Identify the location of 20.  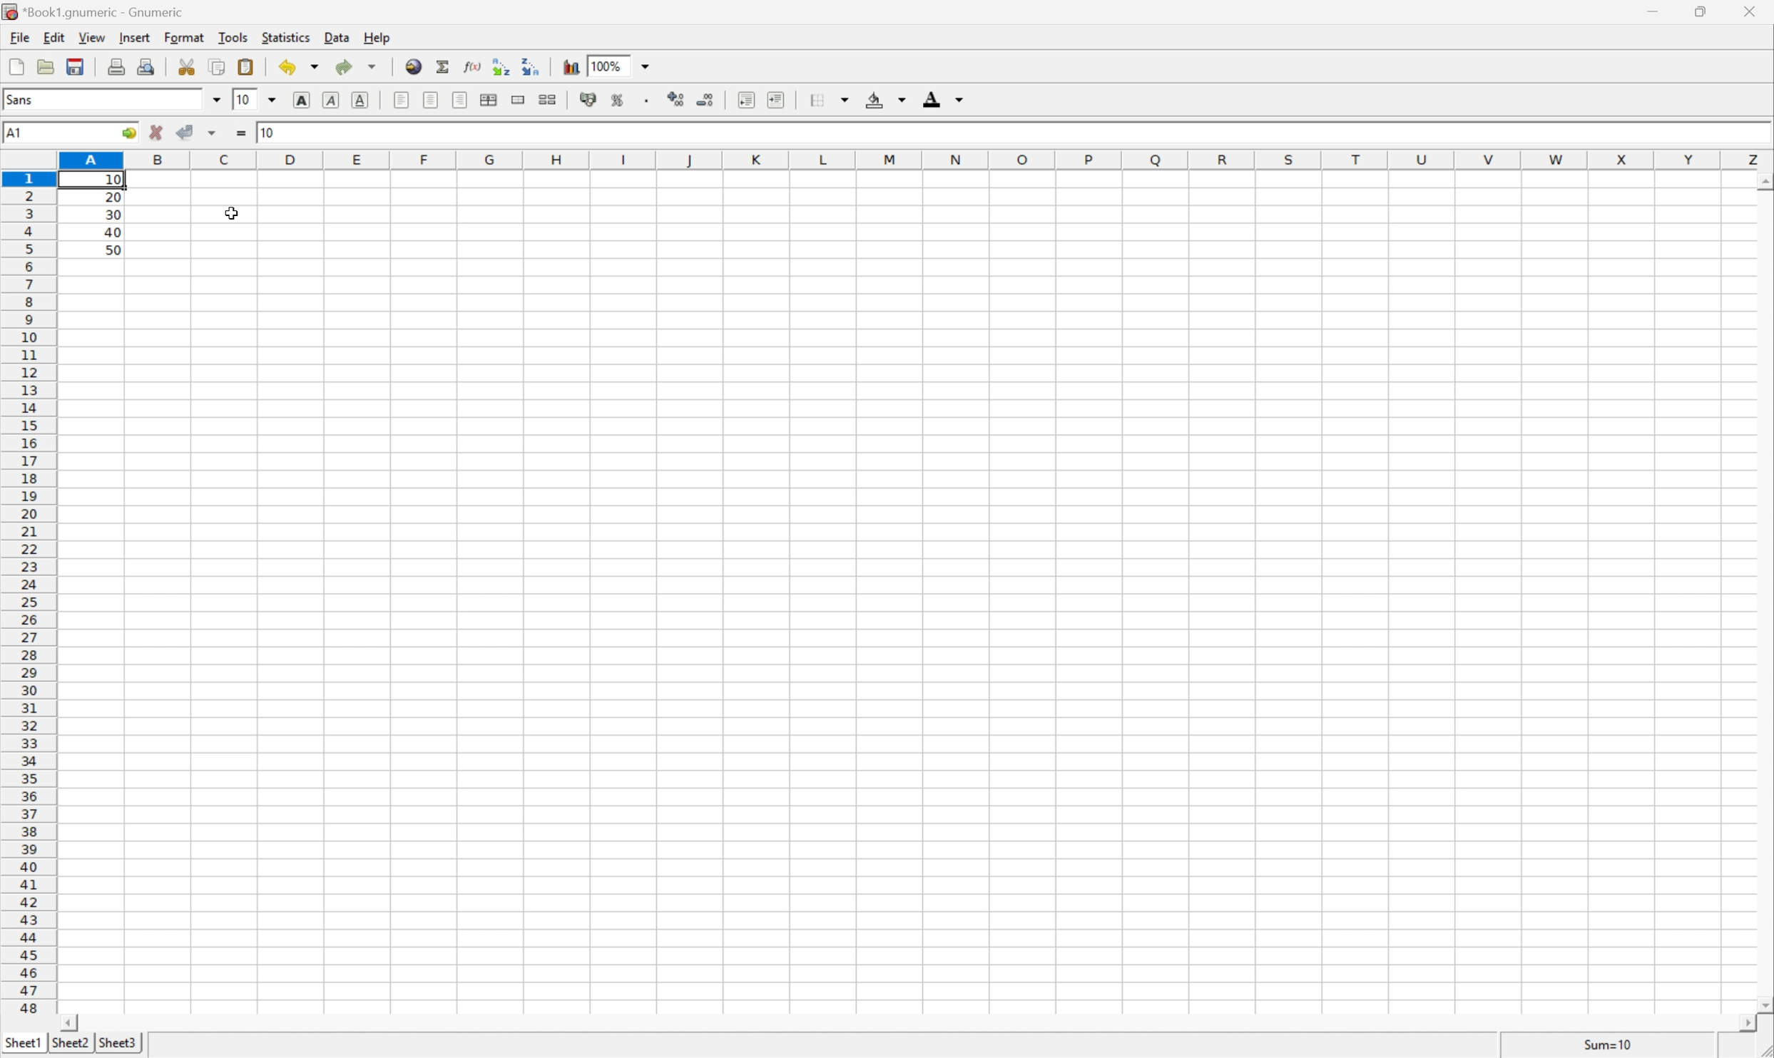
(114, 197).